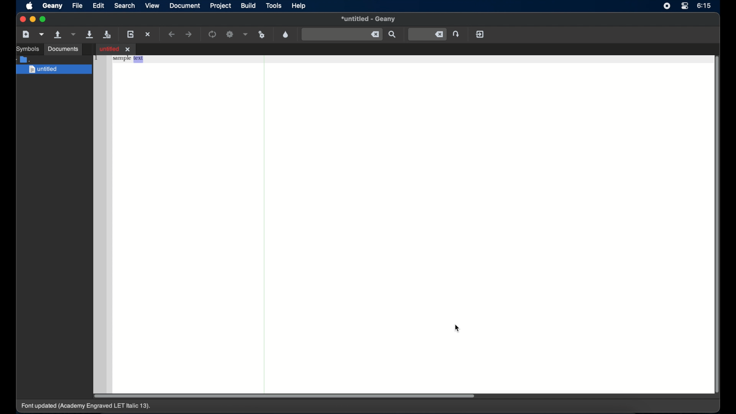  I want to click on file, so click(77, 5).